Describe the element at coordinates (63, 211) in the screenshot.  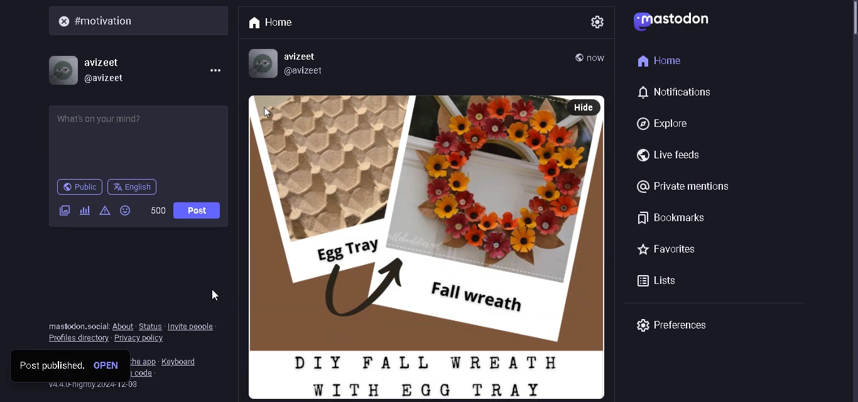
I see `add image` at that location.